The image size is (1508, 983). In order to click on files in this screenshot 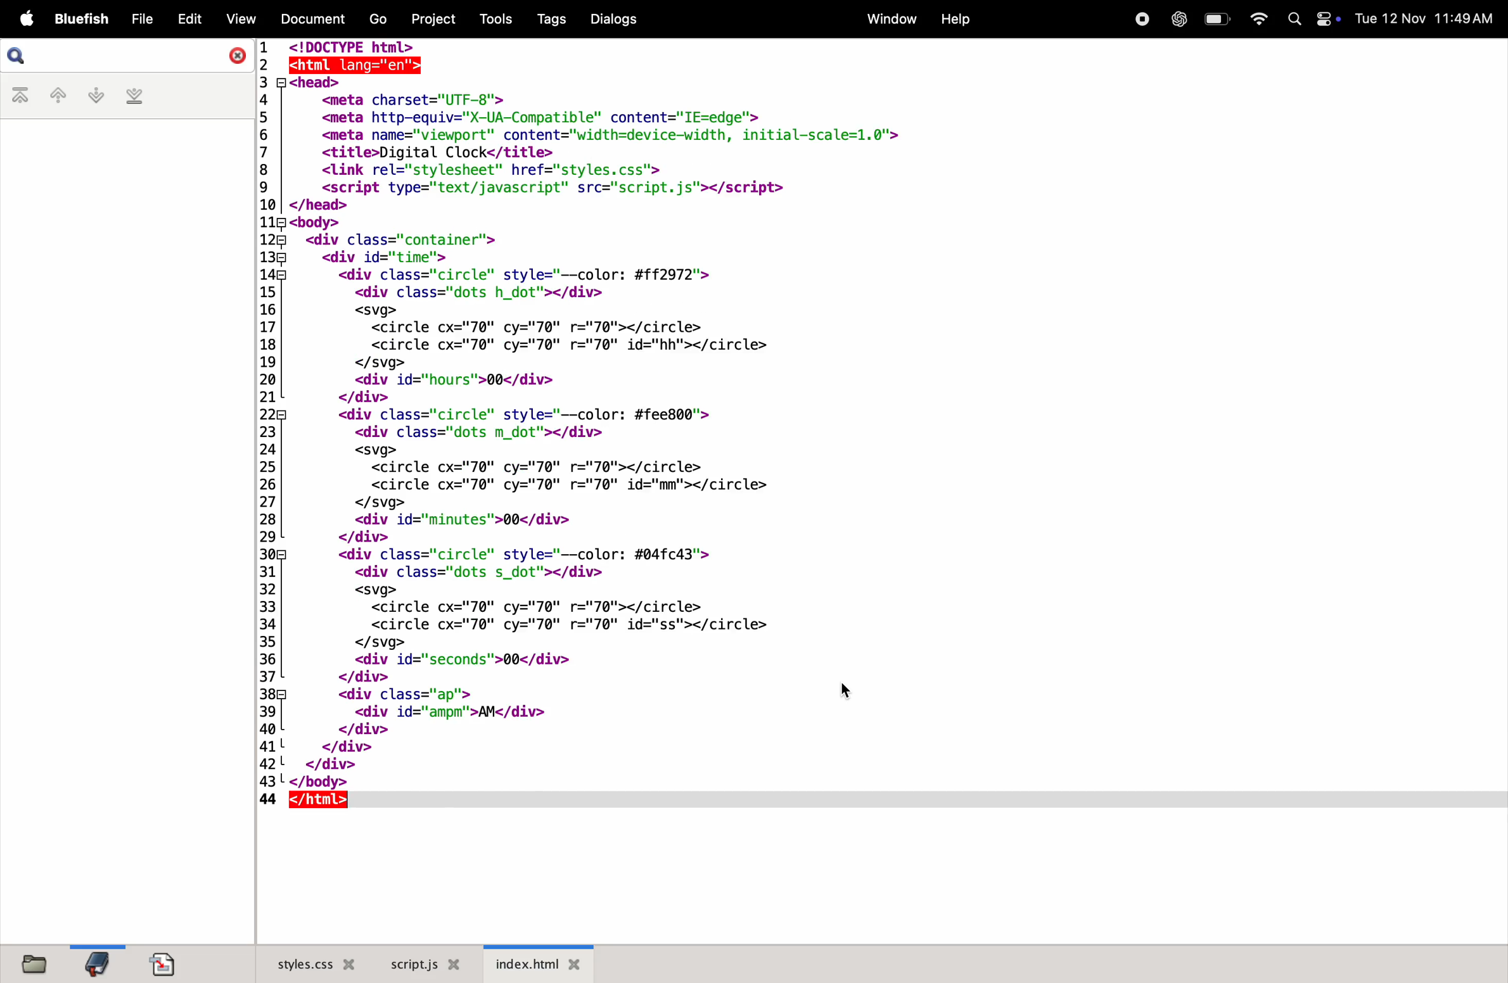, I will do `click(32, 963)`.